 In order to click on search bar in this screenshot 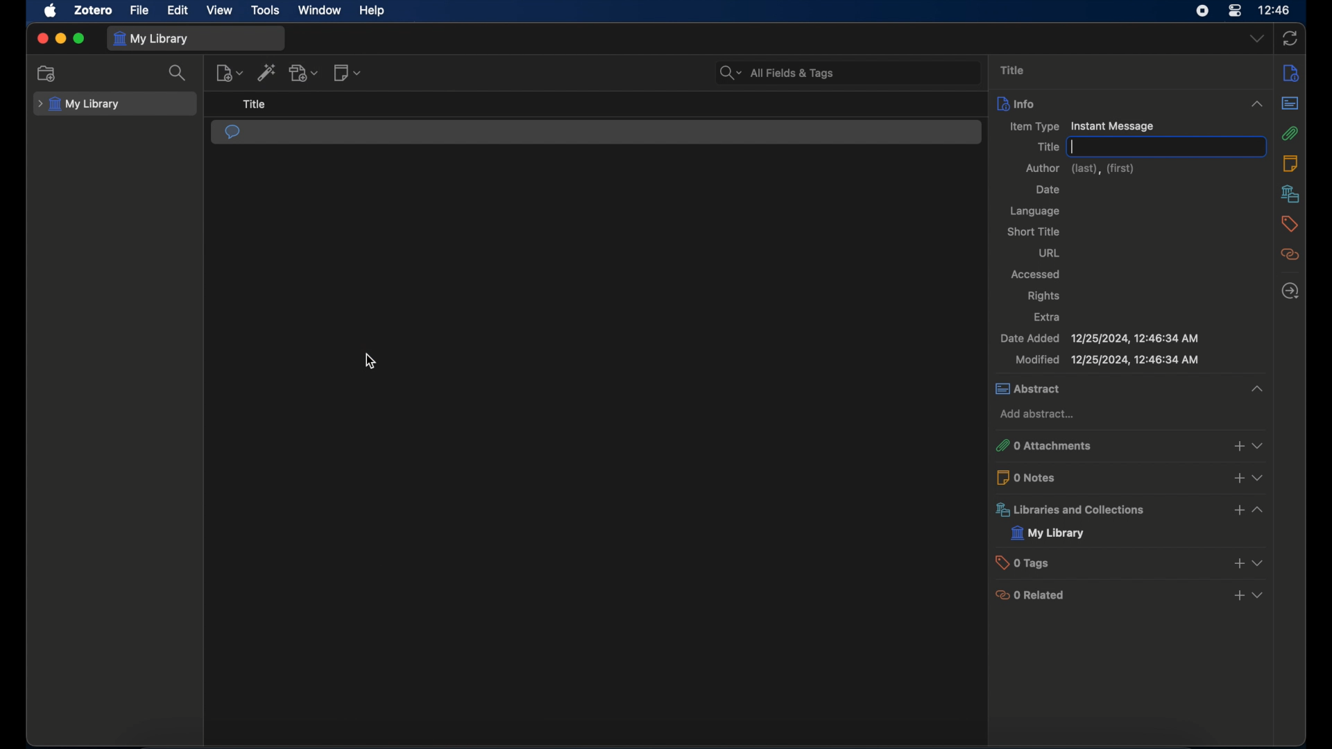, I will do `click(777, 71)`.